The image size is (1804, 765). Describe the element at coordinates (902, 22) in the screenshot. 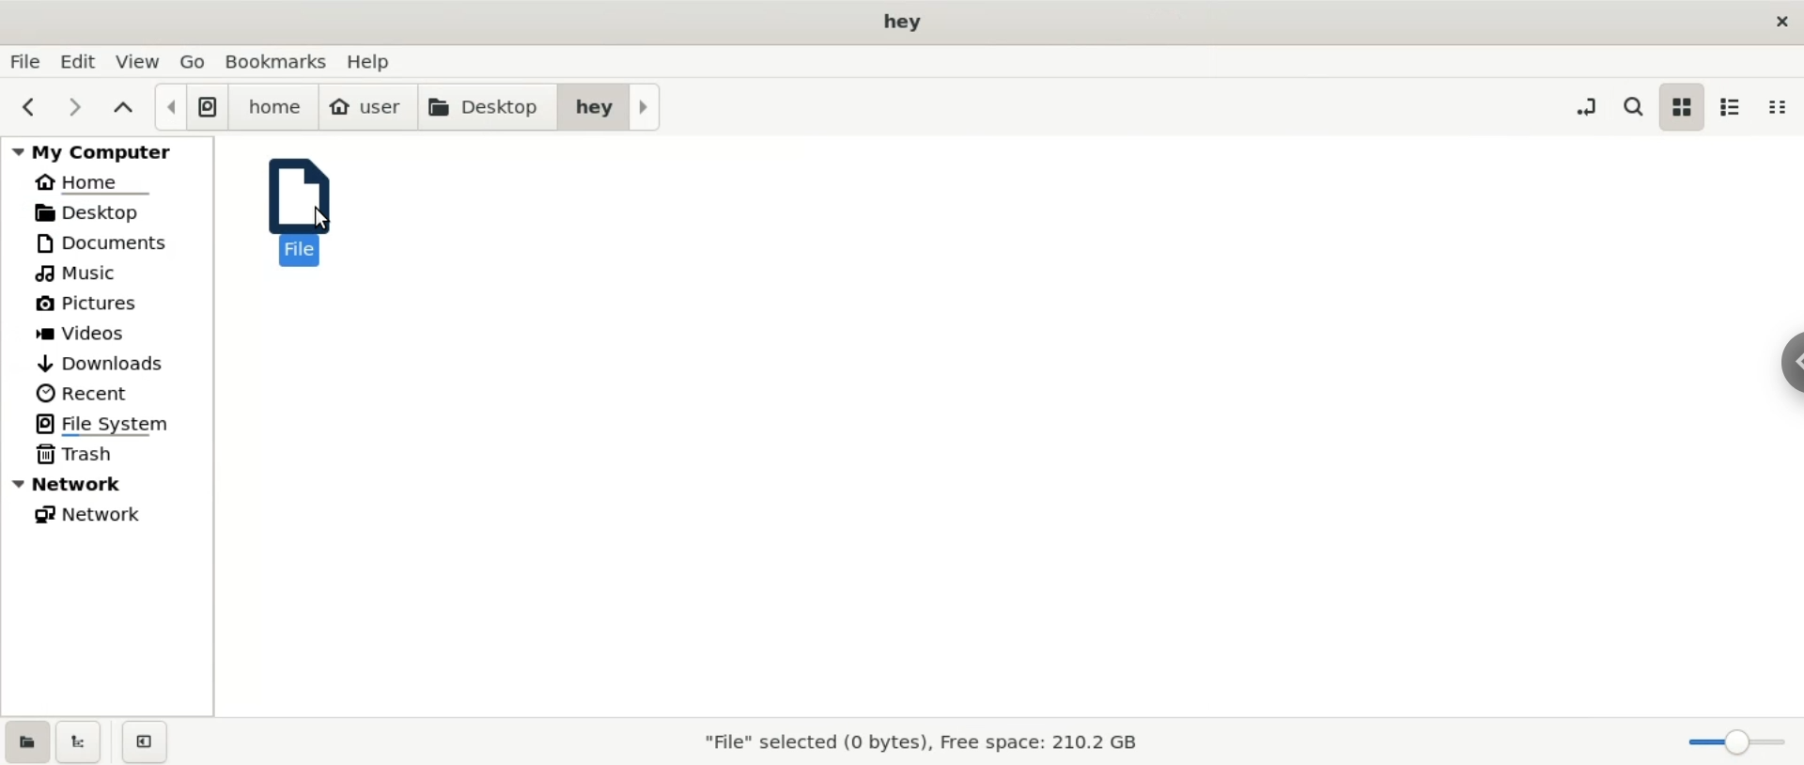

I see `title` at that location.